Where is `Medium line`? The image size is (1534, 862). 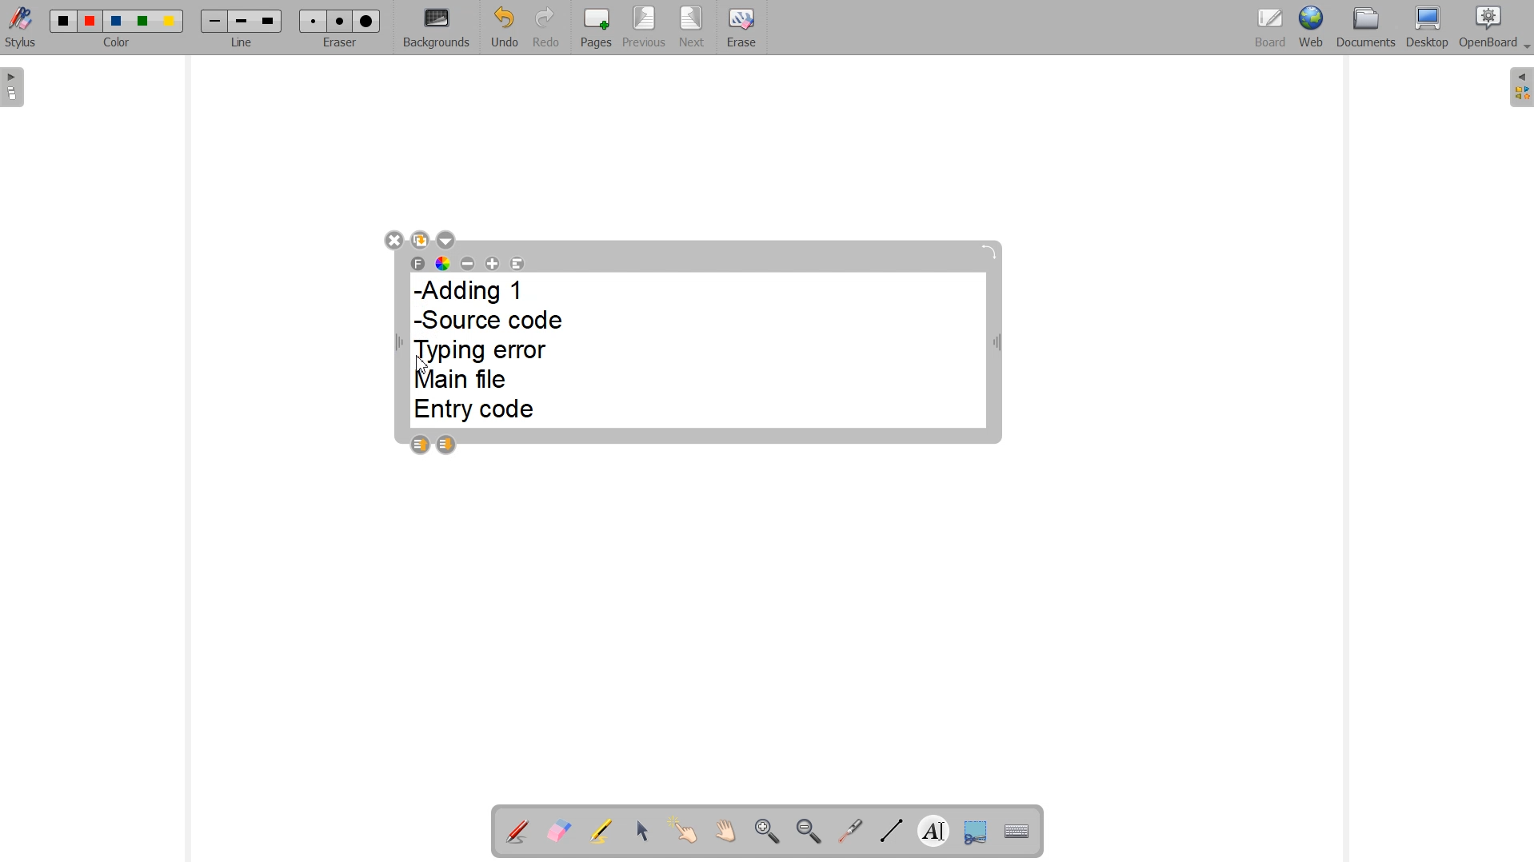
Medium line is located at coordinates (242, 22).